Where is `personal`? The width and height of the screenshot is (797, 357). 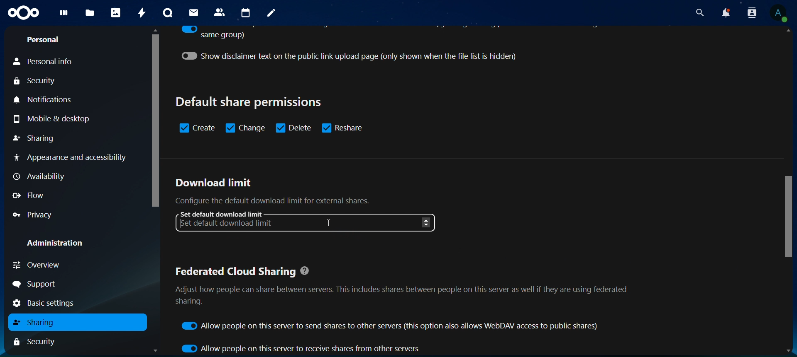 personal is located at coordinates (45, 39).